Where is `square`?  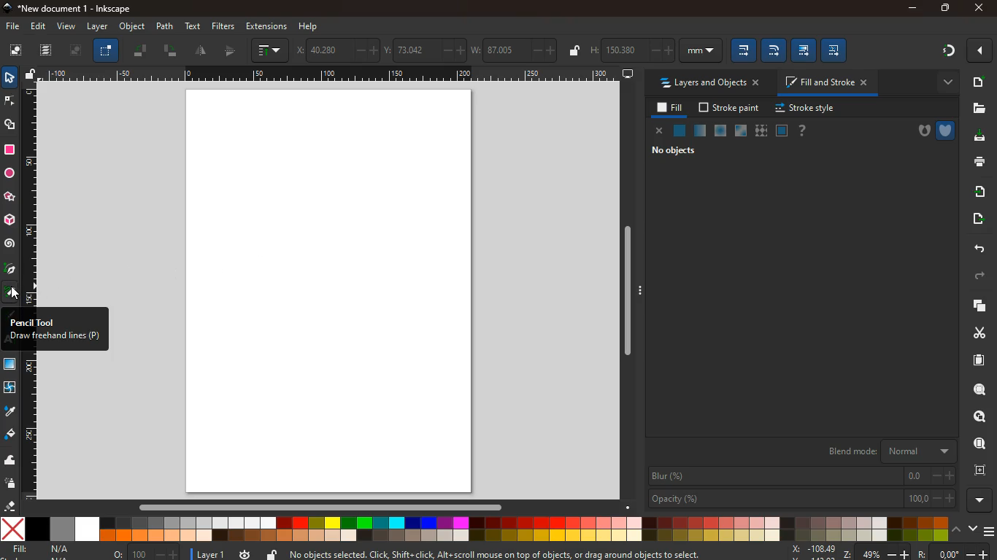 square is located at coordinates (9, 149).